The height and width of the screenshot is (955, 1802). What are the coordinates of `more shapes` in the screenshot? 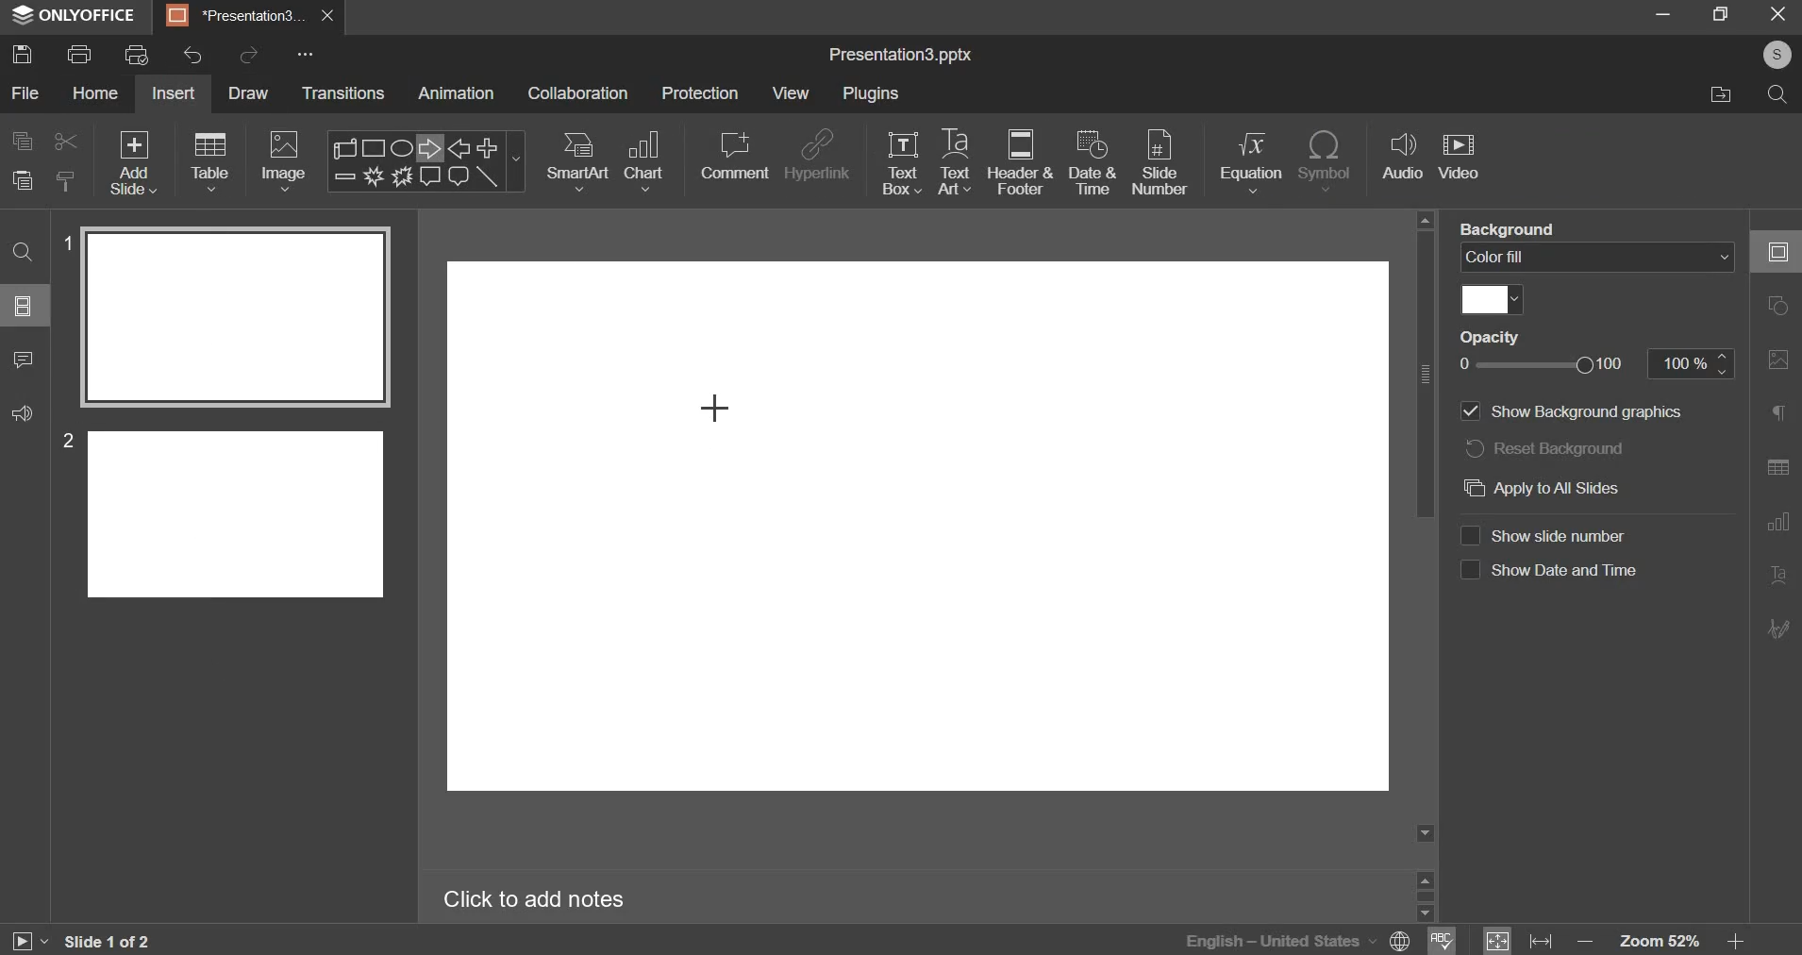 It's located at (518, 164).